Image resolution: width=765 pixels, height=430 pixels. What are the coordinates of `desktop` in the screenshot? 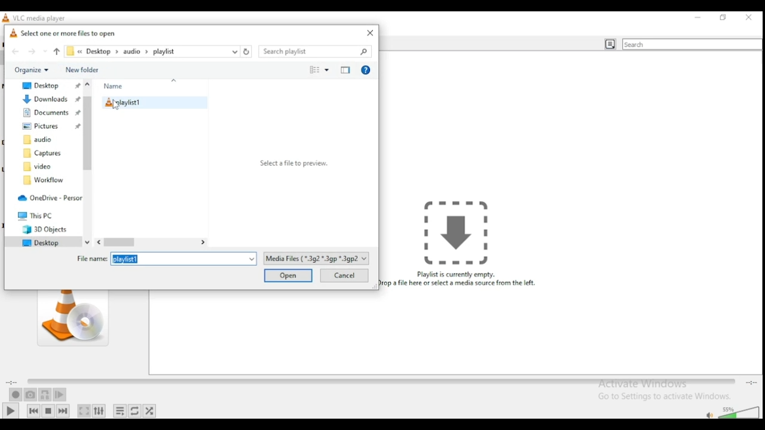 It's located at (99, 52).